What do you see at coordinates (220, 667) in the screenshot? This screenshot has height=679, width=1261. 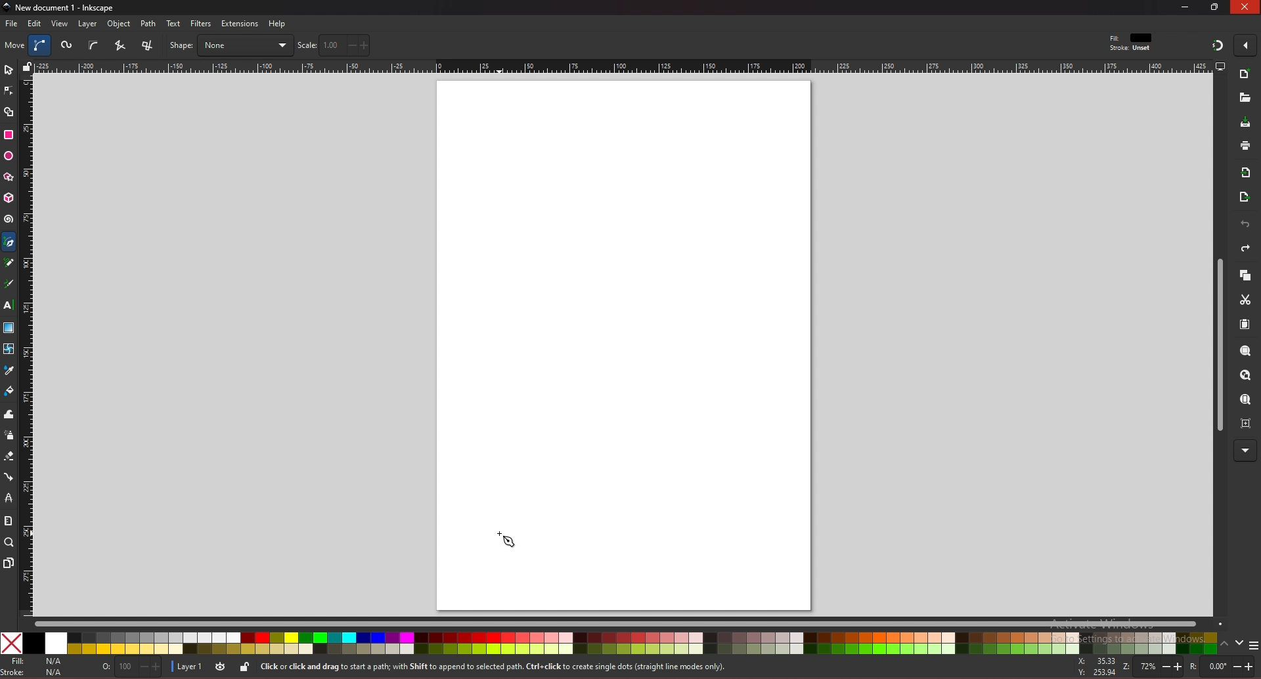 I see `toggle visibility` at bounding box center [220, 667].